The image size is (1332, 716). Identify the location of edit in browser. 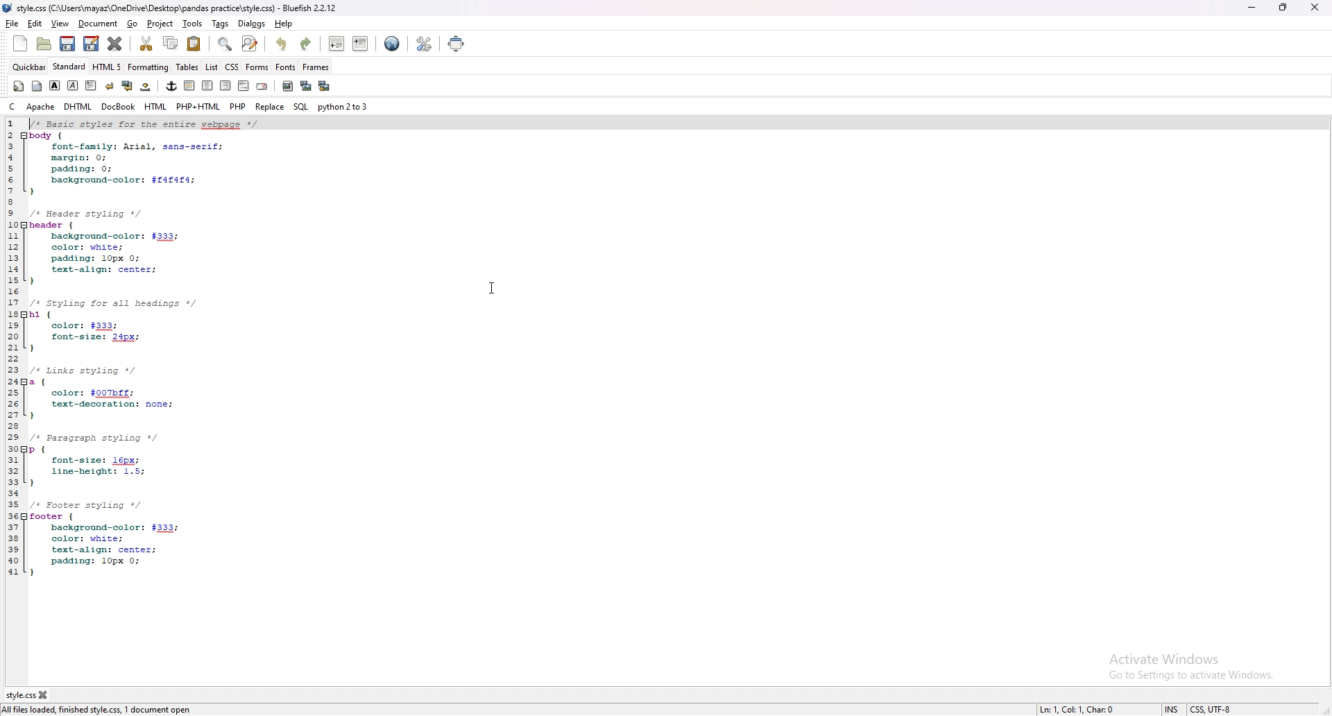
(393, 44).